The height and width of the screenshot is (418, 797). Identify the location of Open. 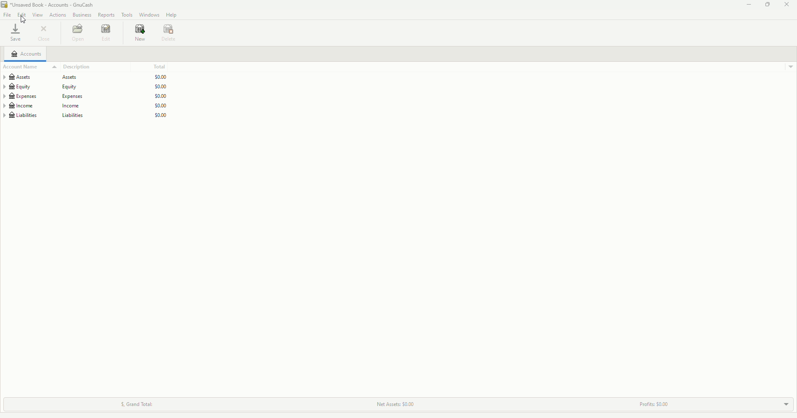
(78, 33).